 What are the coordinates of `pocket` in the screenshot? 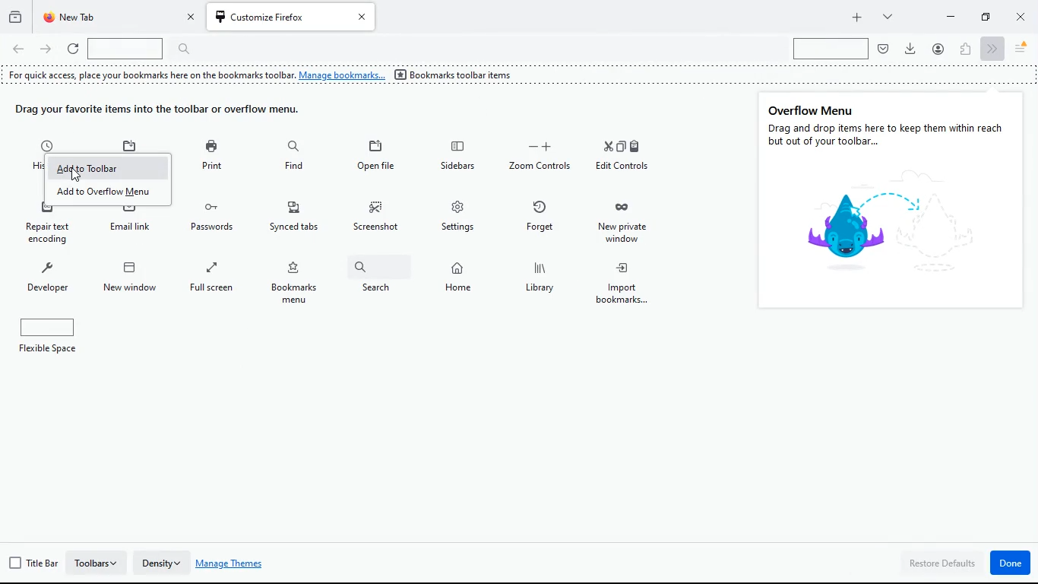 It's located at (884, 49).